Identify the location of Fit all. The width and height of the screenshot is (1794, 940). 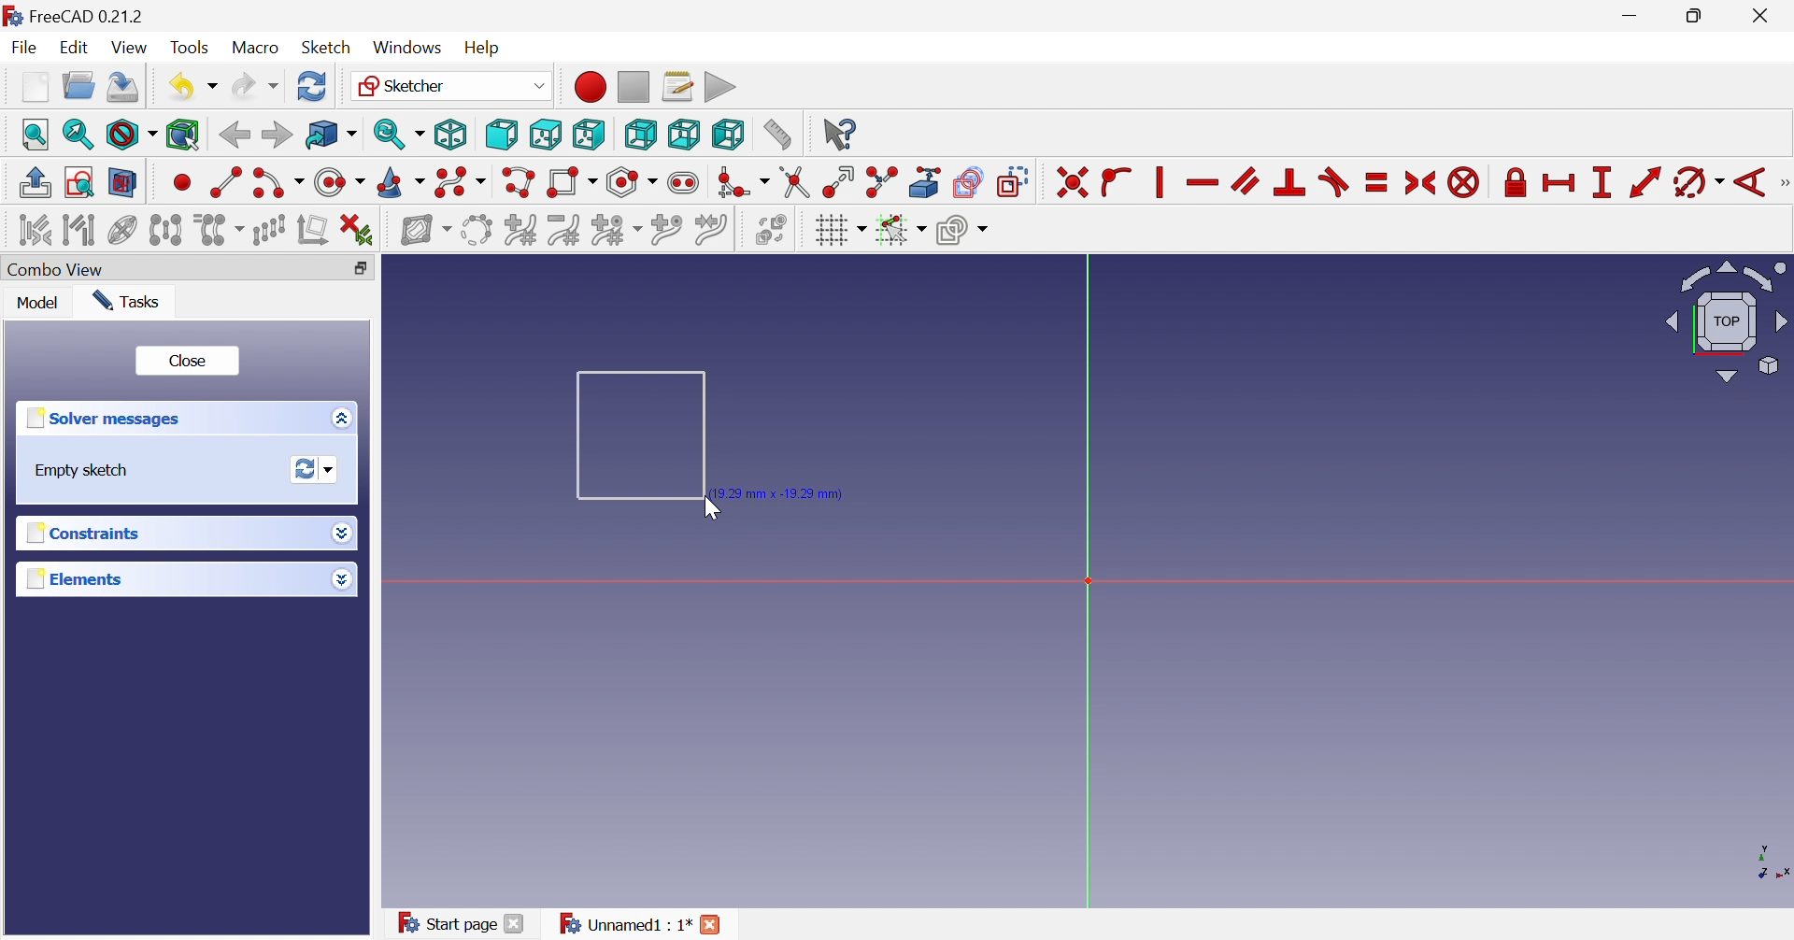
(36, 134).